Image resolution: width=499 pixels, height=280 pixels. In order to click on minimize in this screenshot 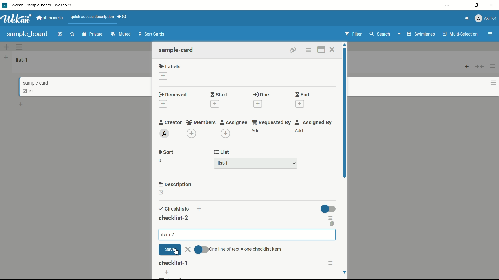, I will do `click(461, 5)`.